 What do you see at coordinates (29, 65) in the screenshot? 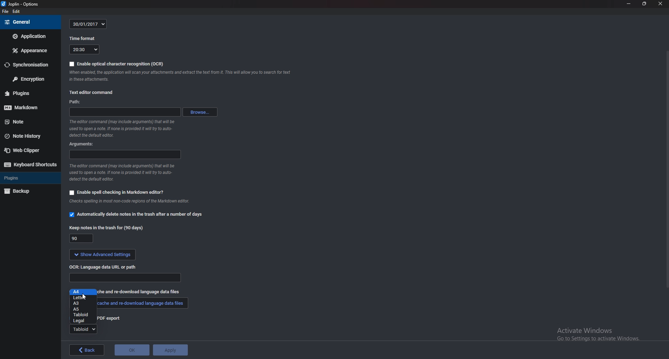
I see `Synchronization` at bounding box center [29, 65].